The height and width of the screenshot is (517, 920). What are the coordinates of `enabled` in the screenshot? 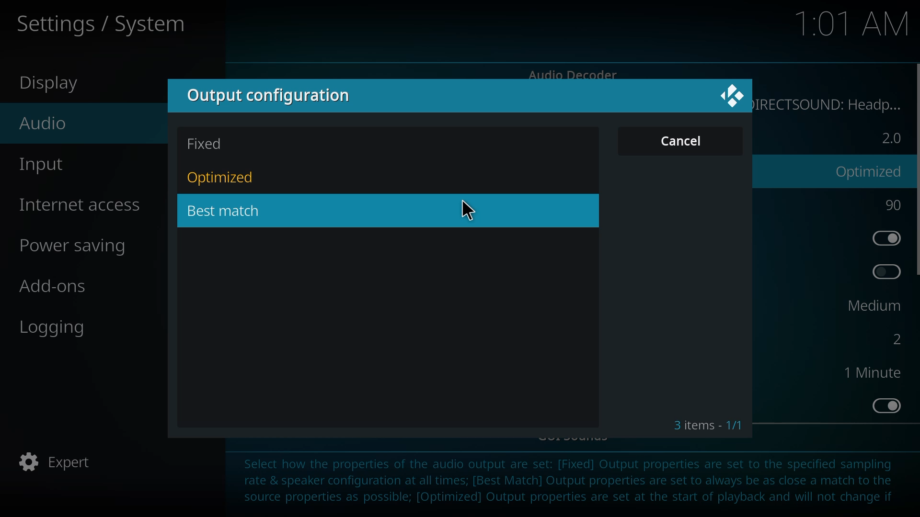 It's located at (884, 236).